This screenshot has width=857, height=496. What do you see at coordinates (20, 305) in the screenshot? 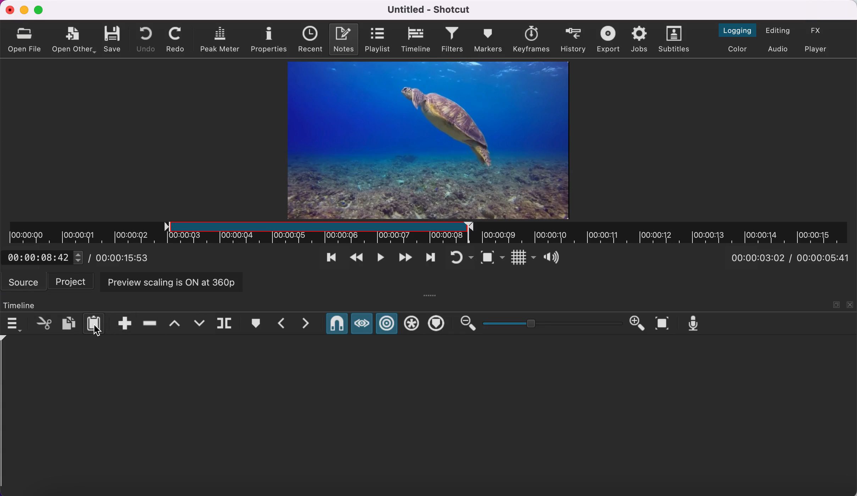
I see `timeline panel` at bounding box center [20, 305].